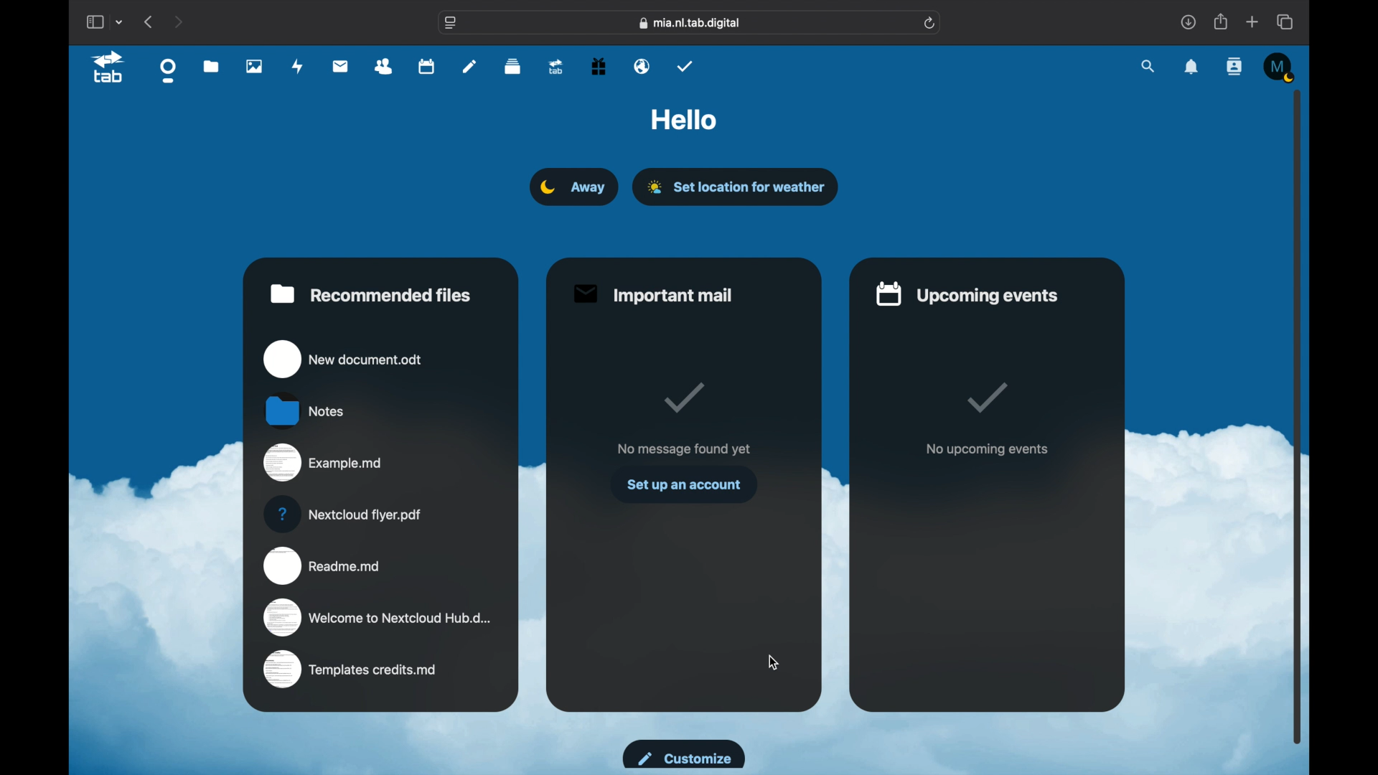  I want to click on tick mark, so click(686, 398).